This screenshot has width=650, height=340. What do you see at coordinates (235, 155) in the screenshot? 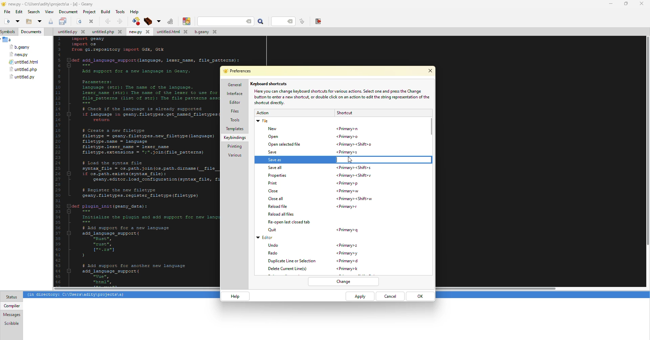
I see `various` at bounding box center [235, 155].